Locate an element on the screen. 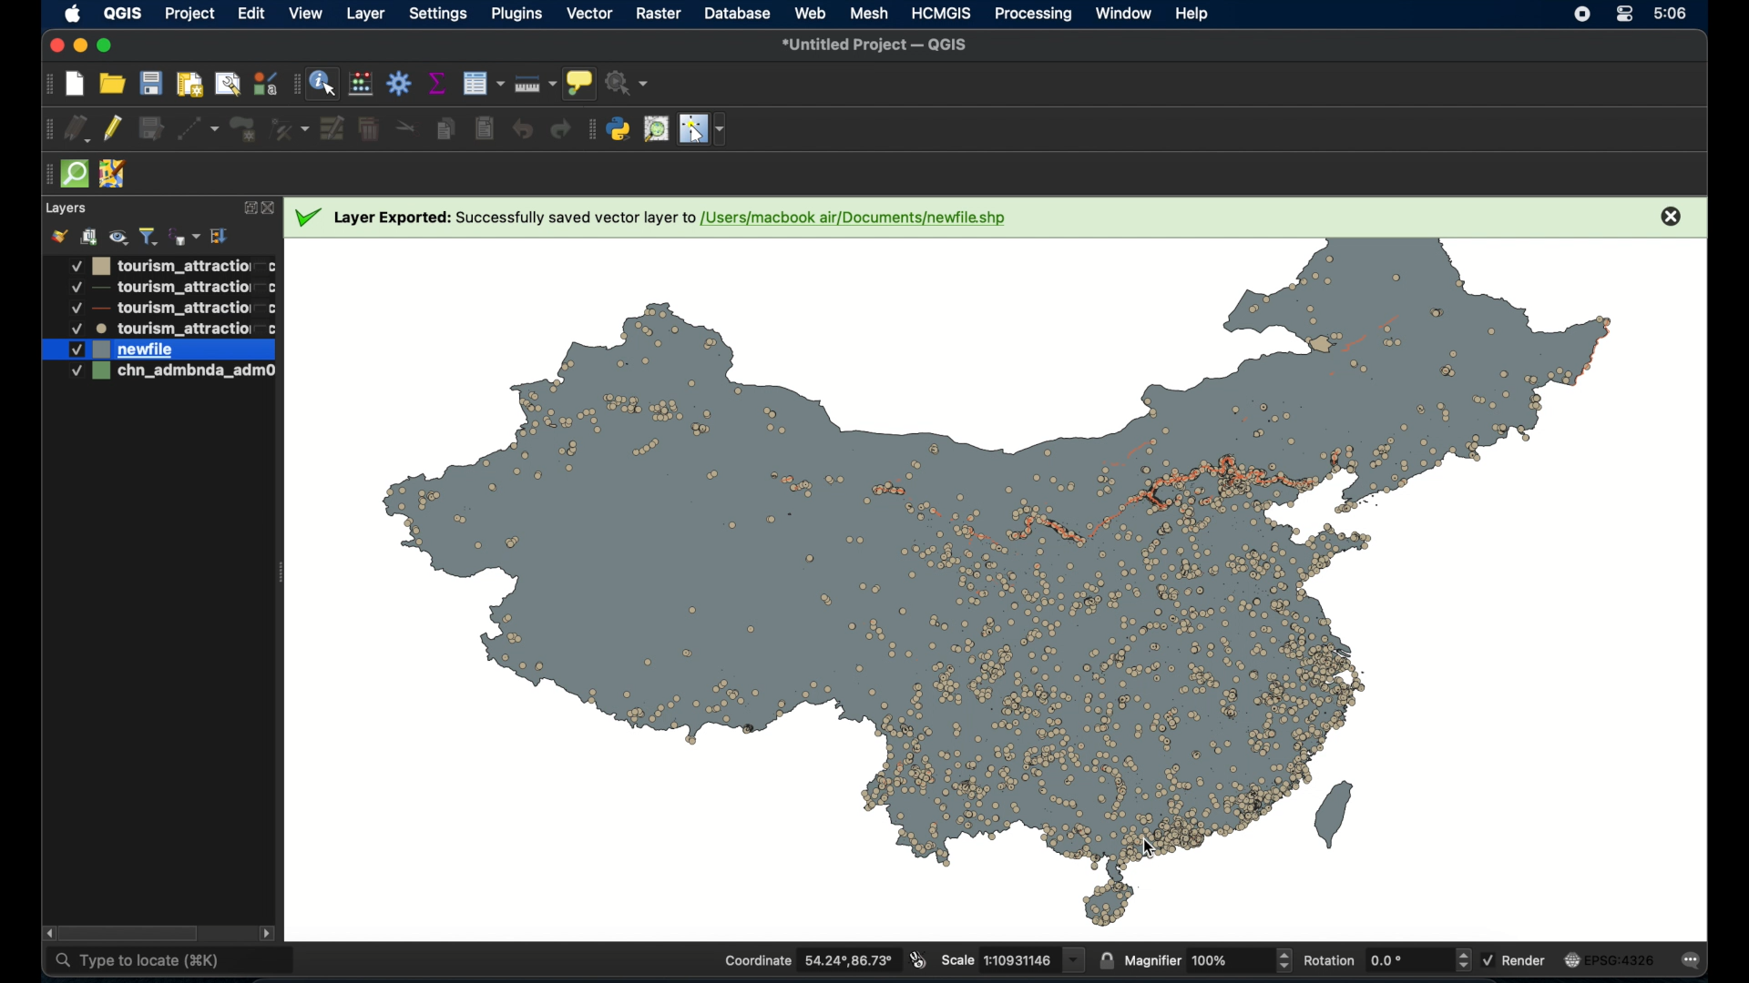 The image size is (1749, 983). identify feature is located at coordinates (322, 83).